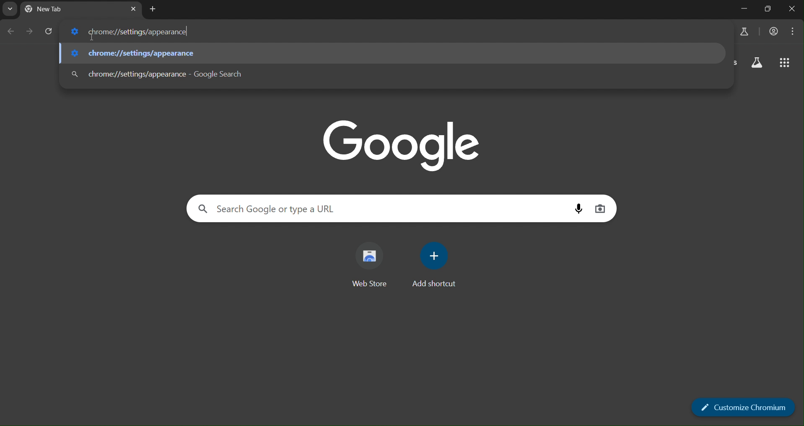 The width and height of the screenshot is (804, 426). Describe the element at coordinates (152, 10) in the screenshot. I see `new tab` at that location.